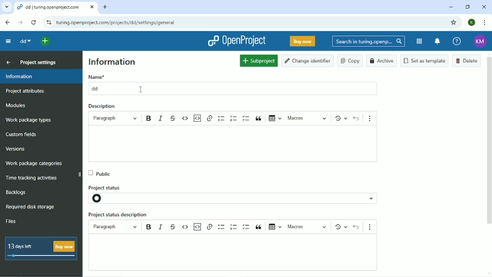  What do you see at coordinates (481, 41) in the screenshot?
I see `KM` at bounding box center [481, 41].